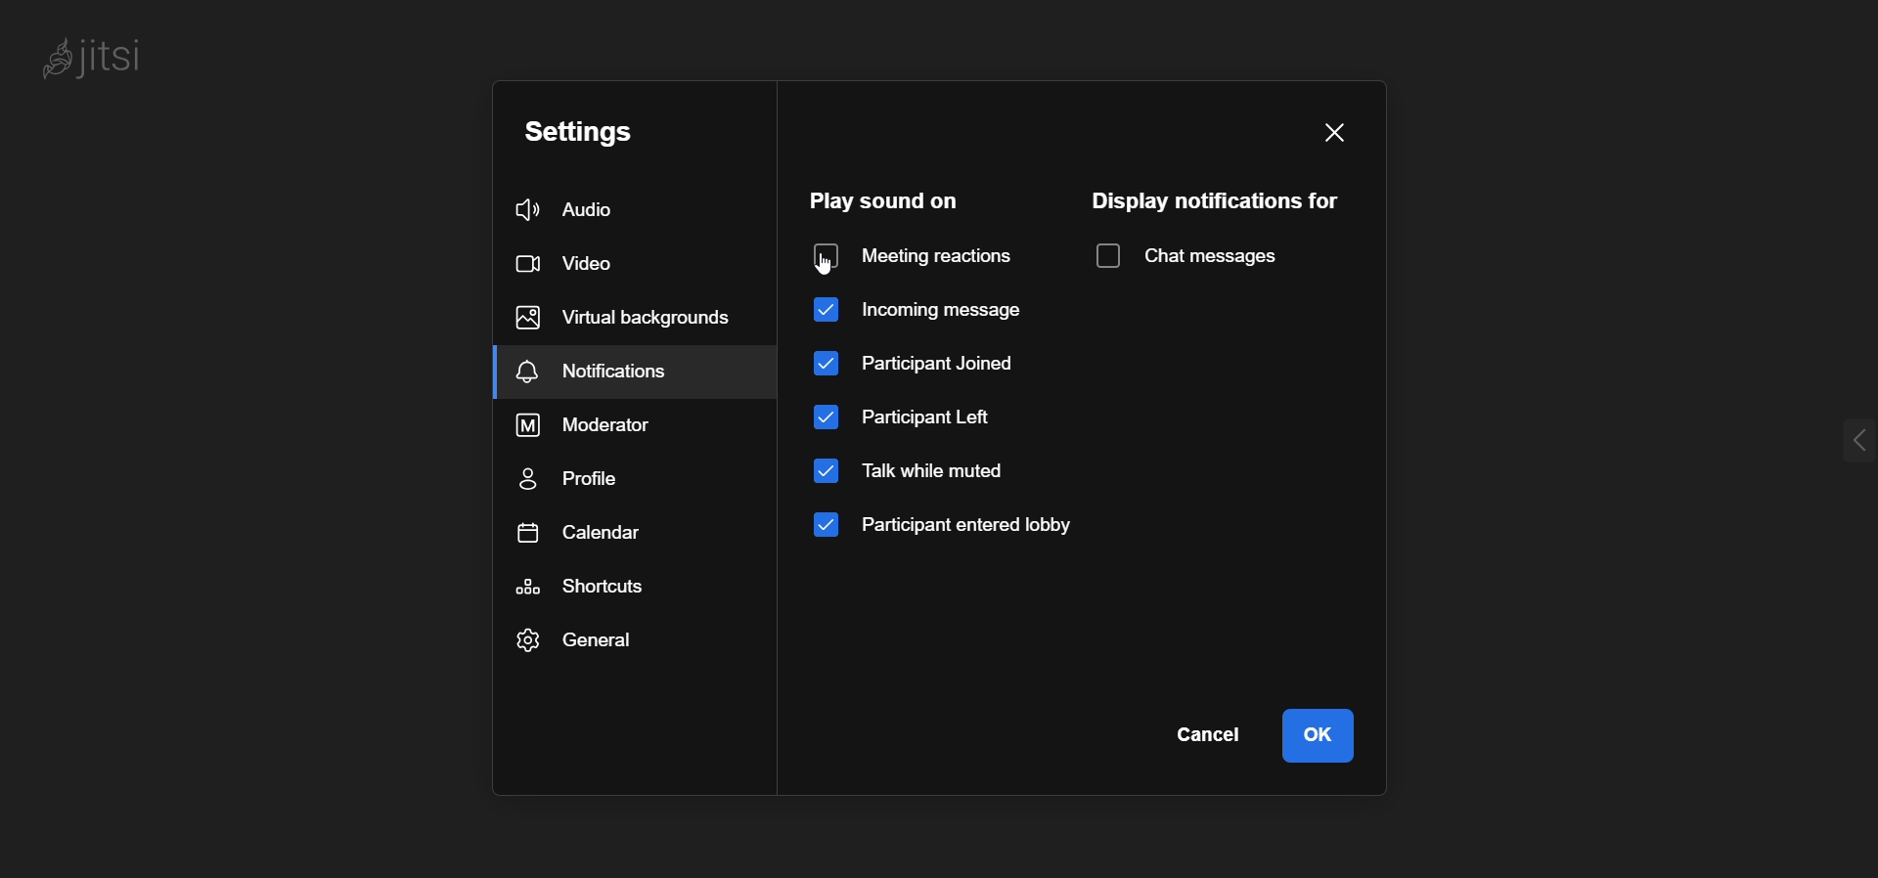  I want to click on incoming message, so click(935, 308).